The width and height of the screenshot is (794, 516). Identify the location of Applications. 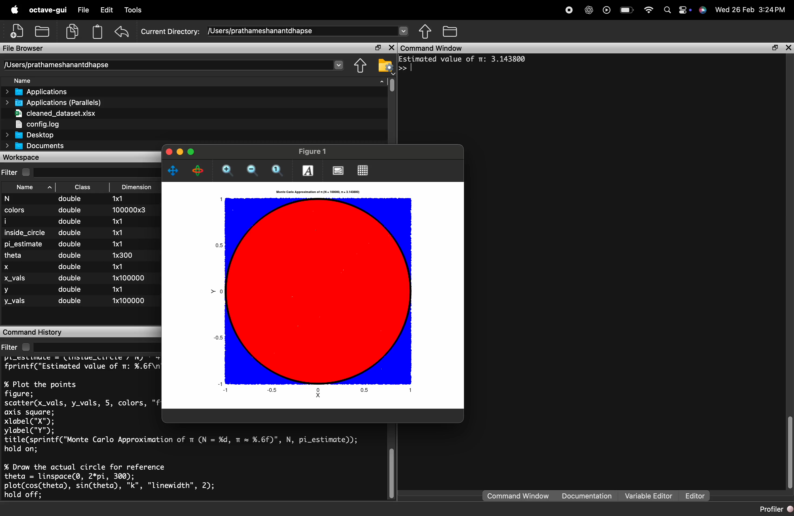
(41, 92).